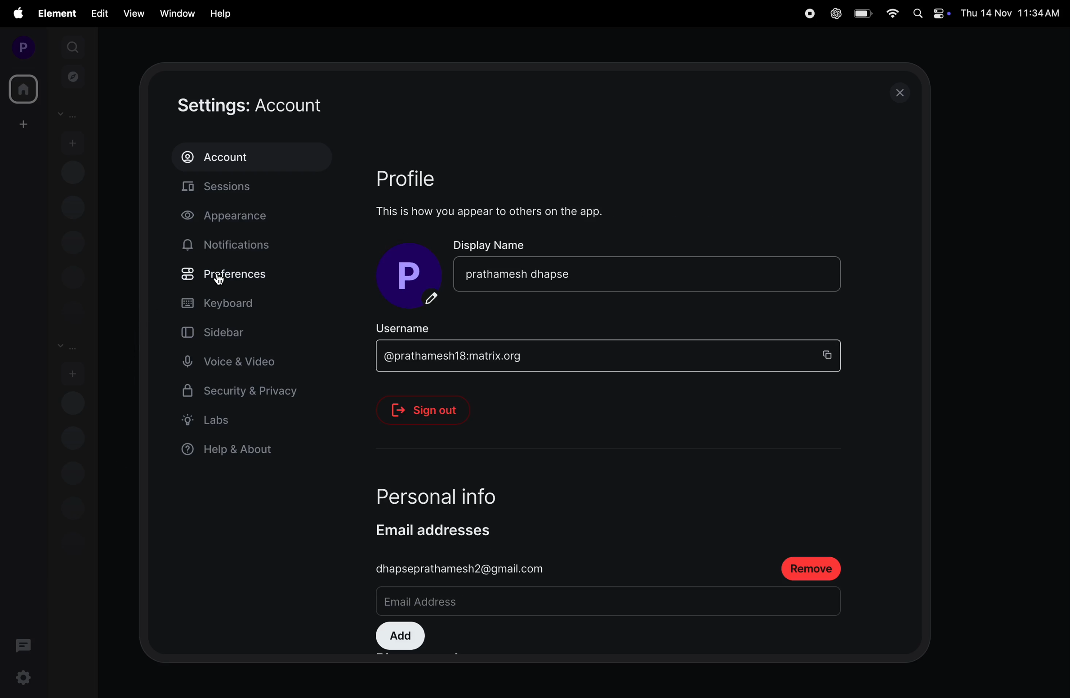 Image resolution: width=1070 pixels, height=698 pixels. What do you see at coordinates (459, 571) in the screenshot?
I see `dhapseprathamesh2@gmail.com` at bounding box center [459, 571].